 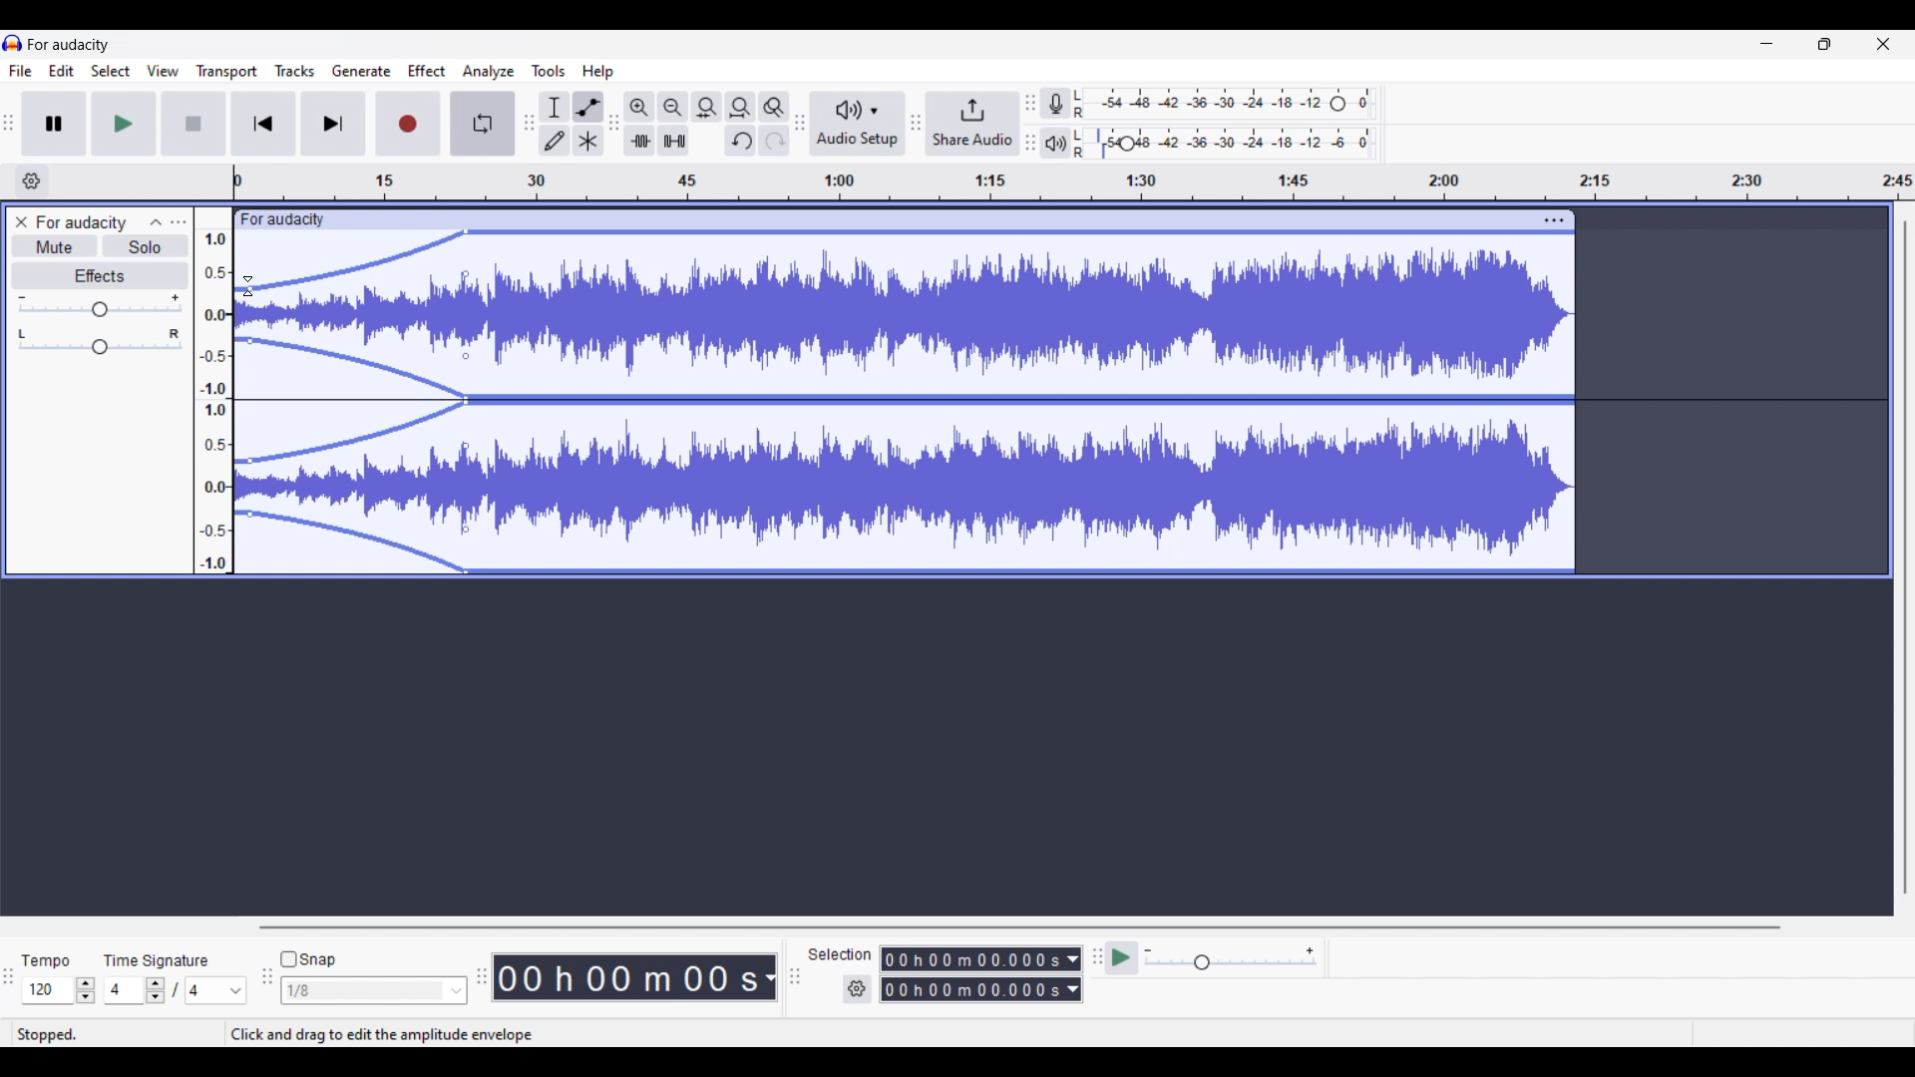 I want to click on Tracks, so click(x=294, y=71).